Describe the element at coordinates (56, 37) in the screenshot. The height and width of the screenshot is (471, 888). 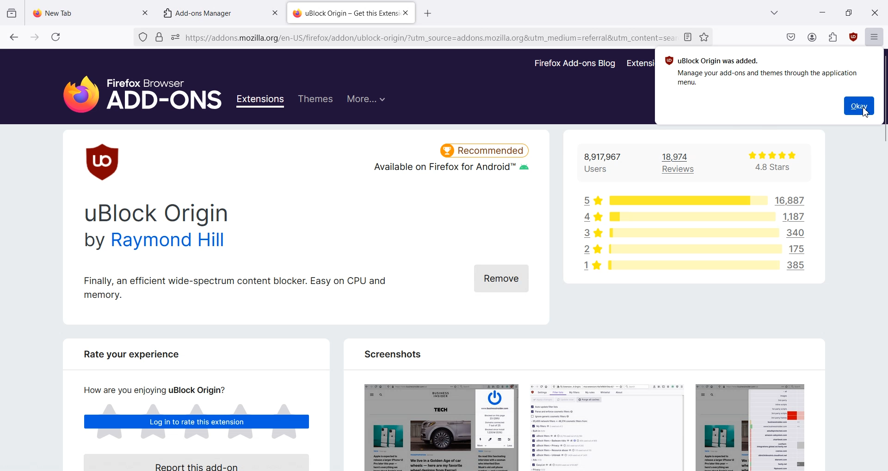
I see `Refresh` at that location.